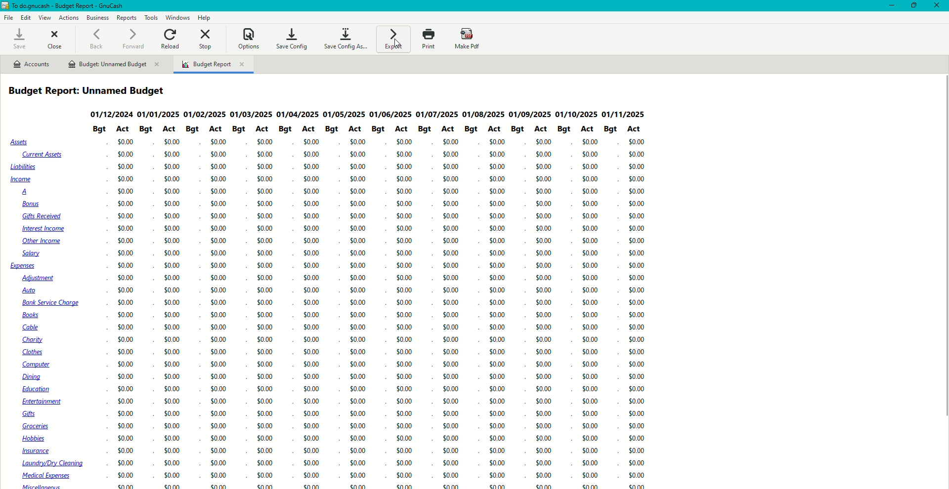  I want to click on $0.0, so click(266, 204).